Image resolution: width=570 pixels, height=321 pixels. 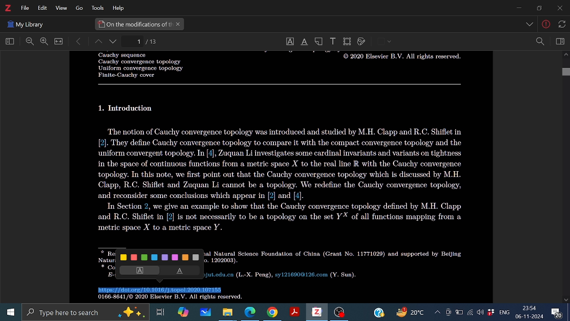 What do you see at coordinates (284, 180) in the screenshot?
I see `` at bounding box center [284, 180].